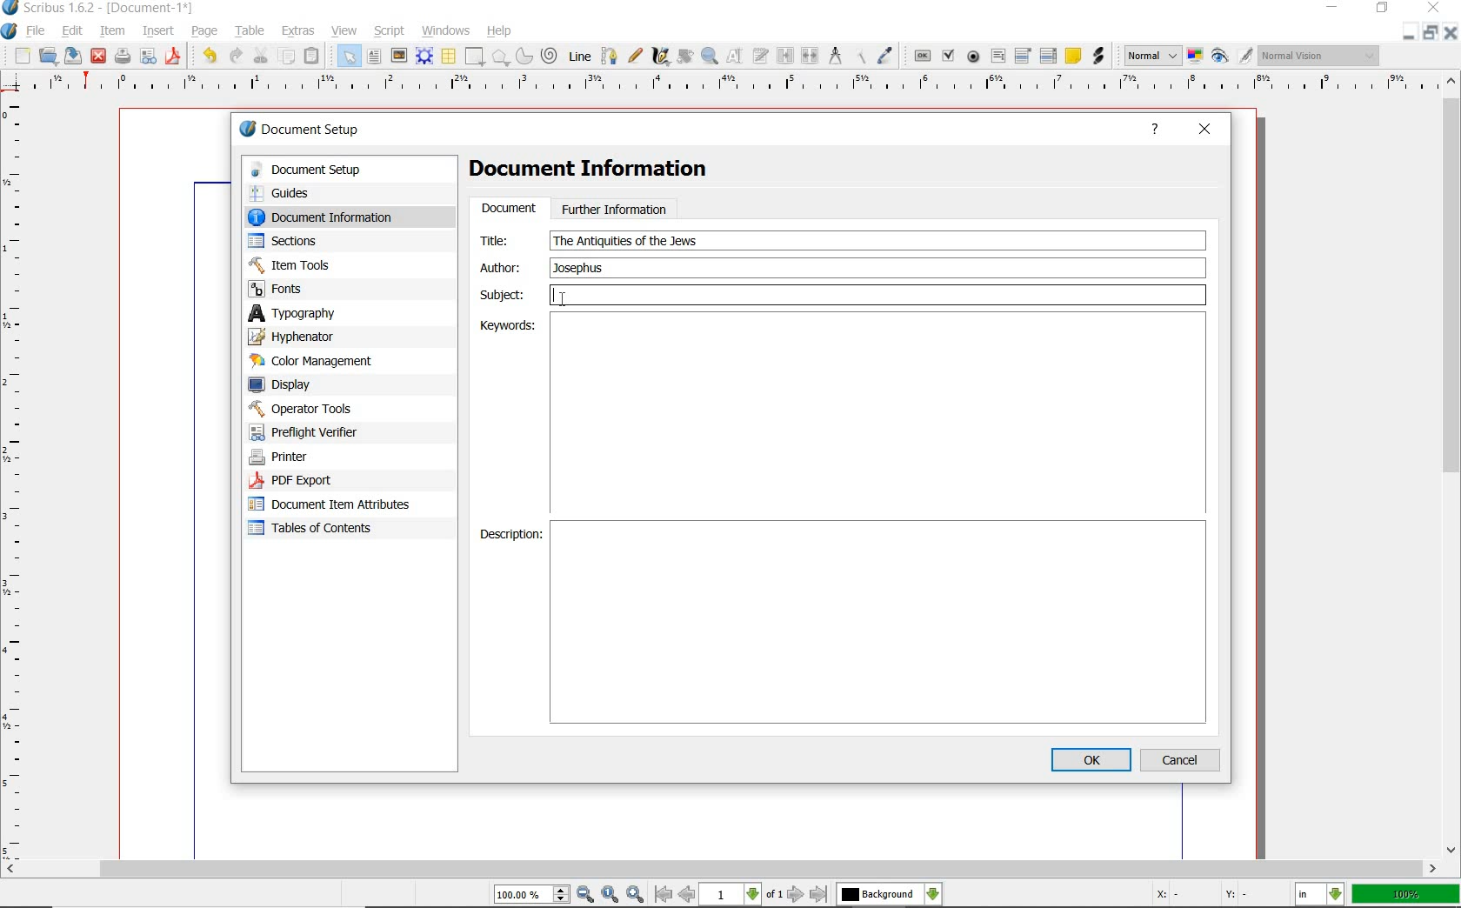 This screenshot has height=908, width=1461. I want to click on calligraphic line, so click(661, 57).